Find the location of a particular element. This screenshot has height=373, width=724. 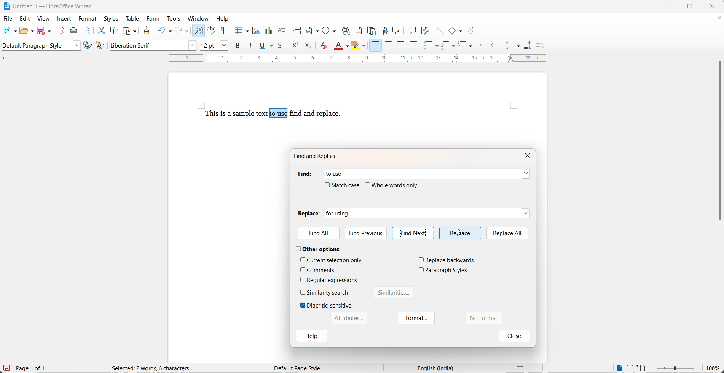

maximize is located at coordinates (695, 7).